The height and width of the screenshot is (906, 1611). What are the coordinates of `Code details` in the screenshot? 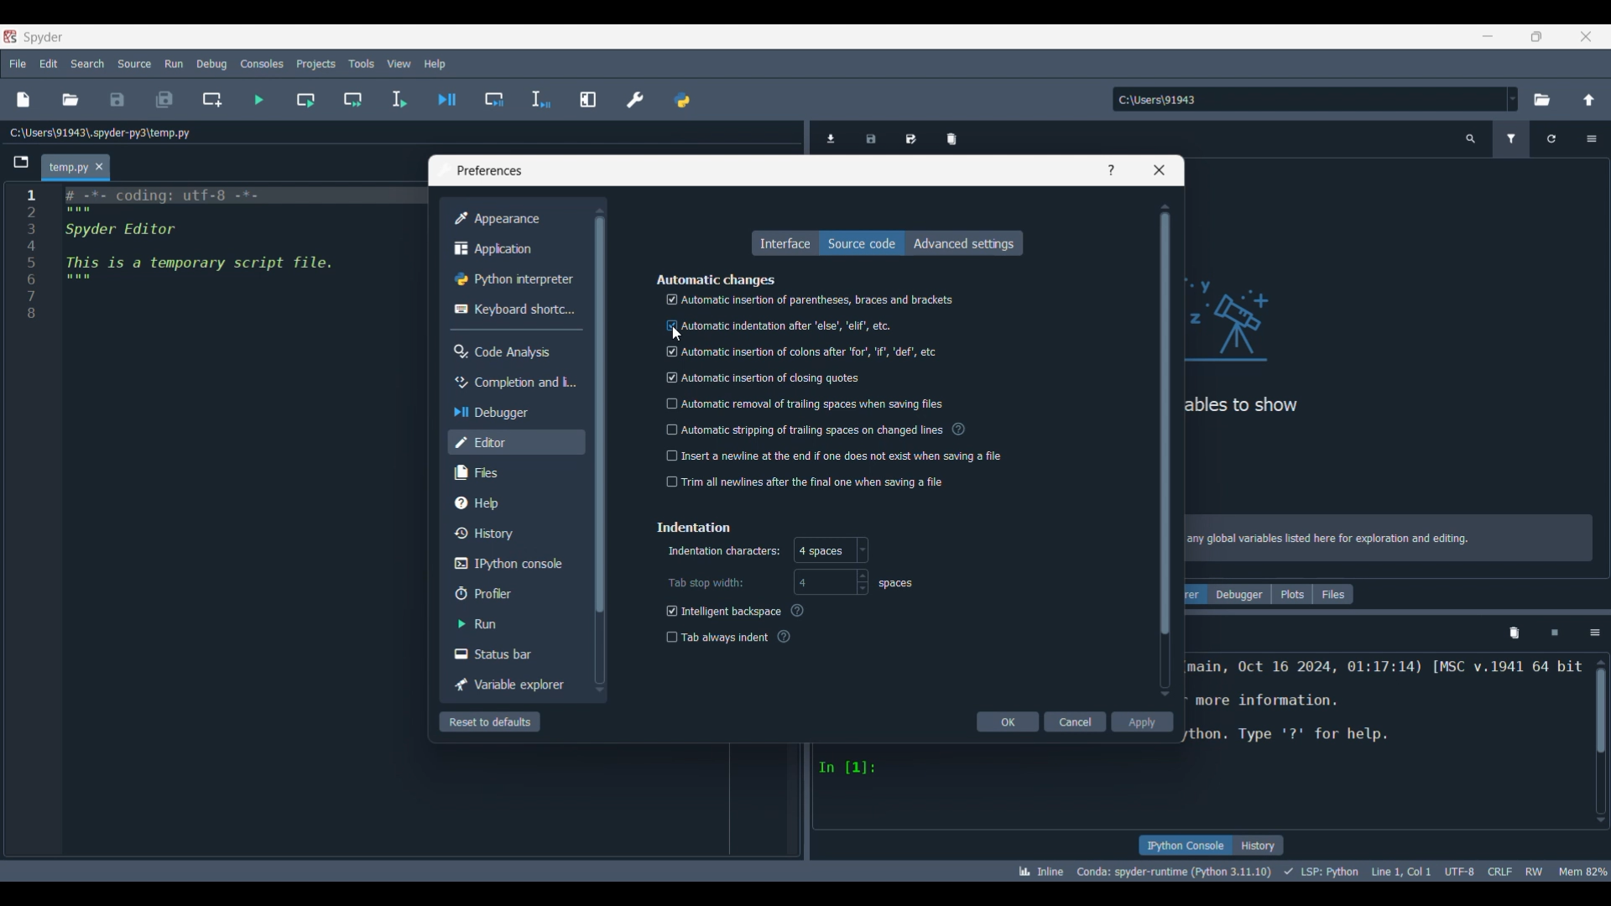 It's located at (1386, 716).